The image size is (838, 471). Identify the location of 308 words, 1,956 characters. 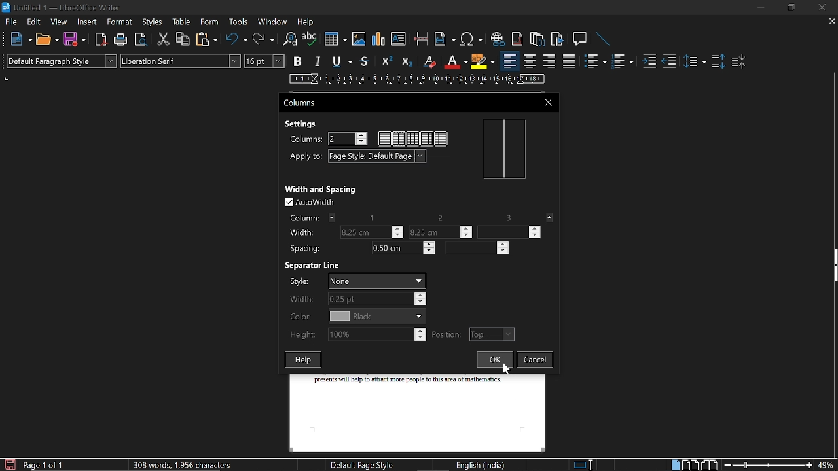
(185, 465).